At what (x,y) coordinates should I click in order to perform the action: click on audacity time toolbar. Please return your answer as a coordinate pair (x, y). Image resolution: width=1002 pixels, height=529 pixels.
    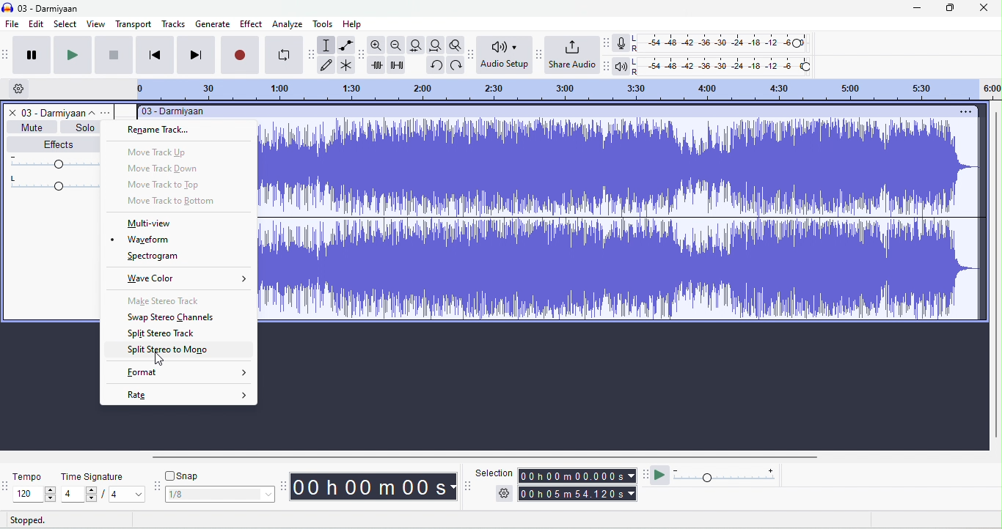
    Looking at the image, I should click on (287, 484).